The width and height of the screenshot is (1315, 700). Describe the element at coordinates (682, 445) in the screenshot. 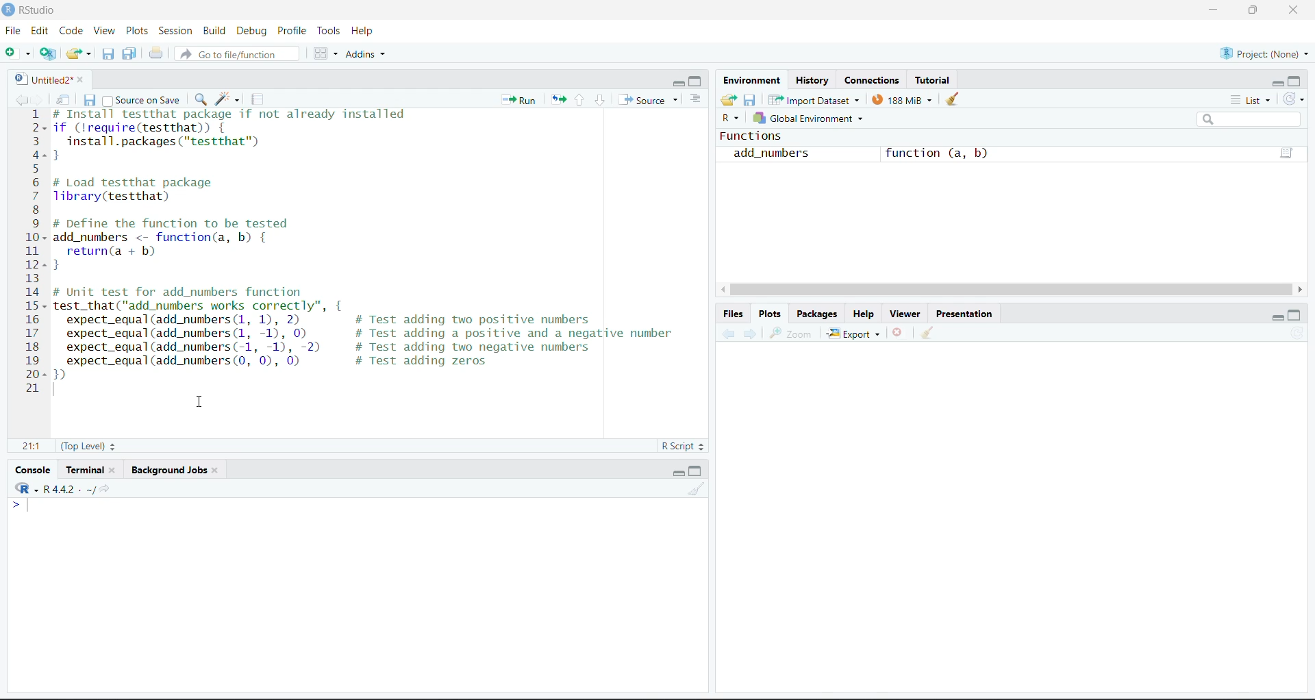

I see `R Script` at that location.